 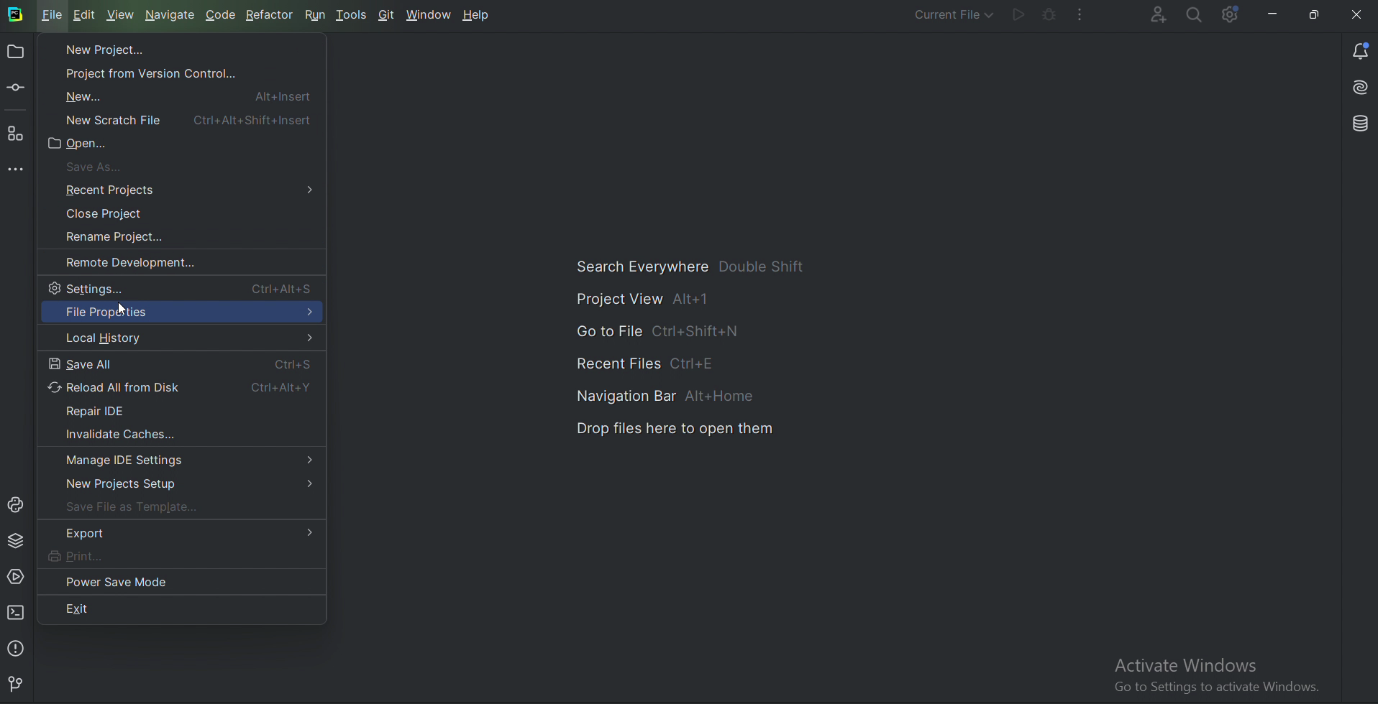 I want to click on Problems, so click(x=18, y=648).